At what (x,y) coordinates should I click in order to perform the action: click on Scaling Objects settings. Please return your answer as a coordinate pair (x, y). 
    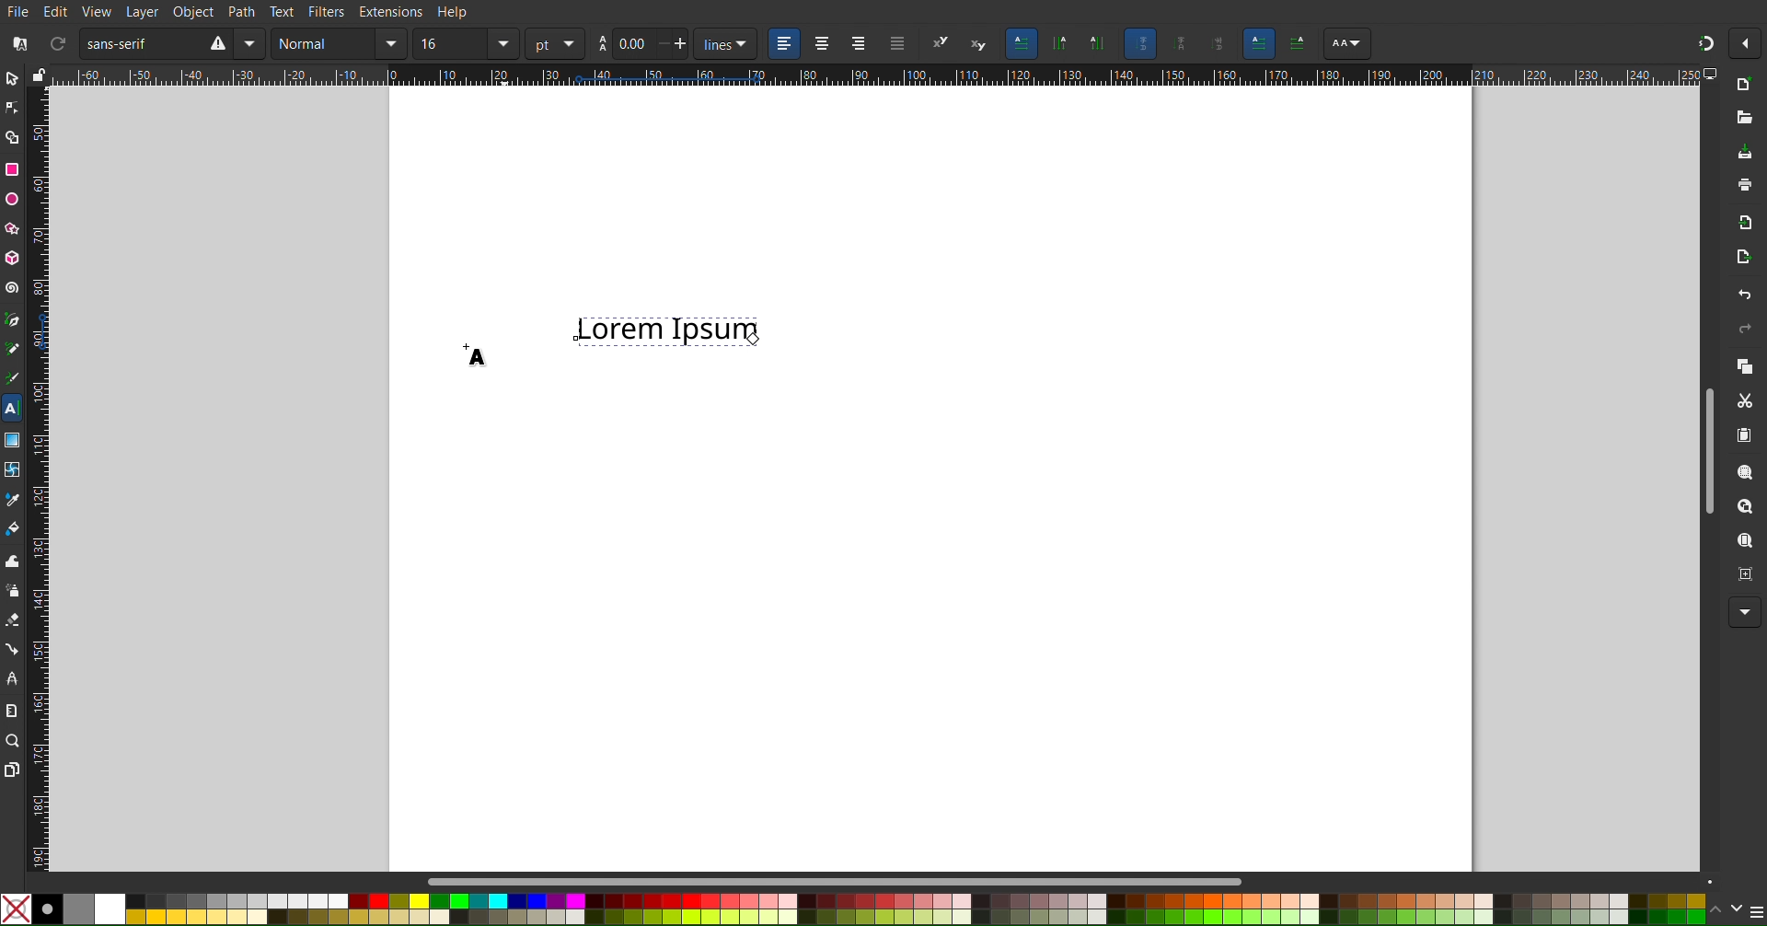
    Looking at the image, I should click on (1098, 43).